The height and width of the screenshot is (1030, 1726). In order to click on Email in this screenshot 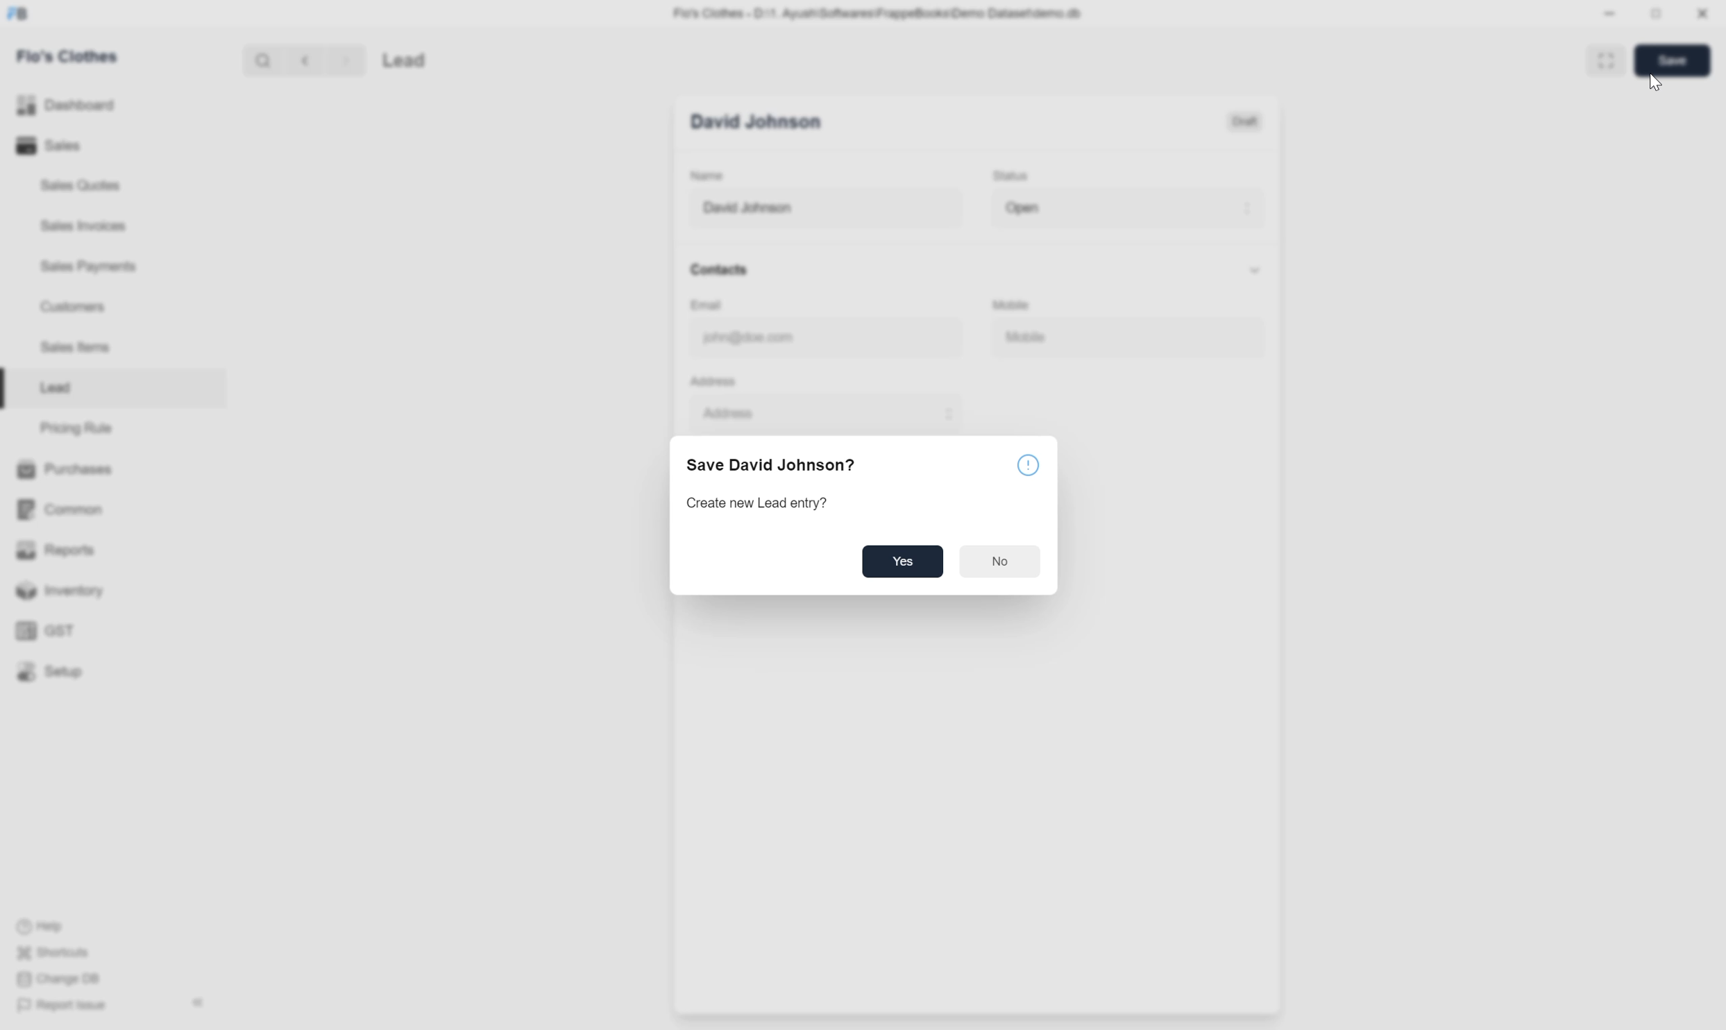, I will do `click(715, 305)`.